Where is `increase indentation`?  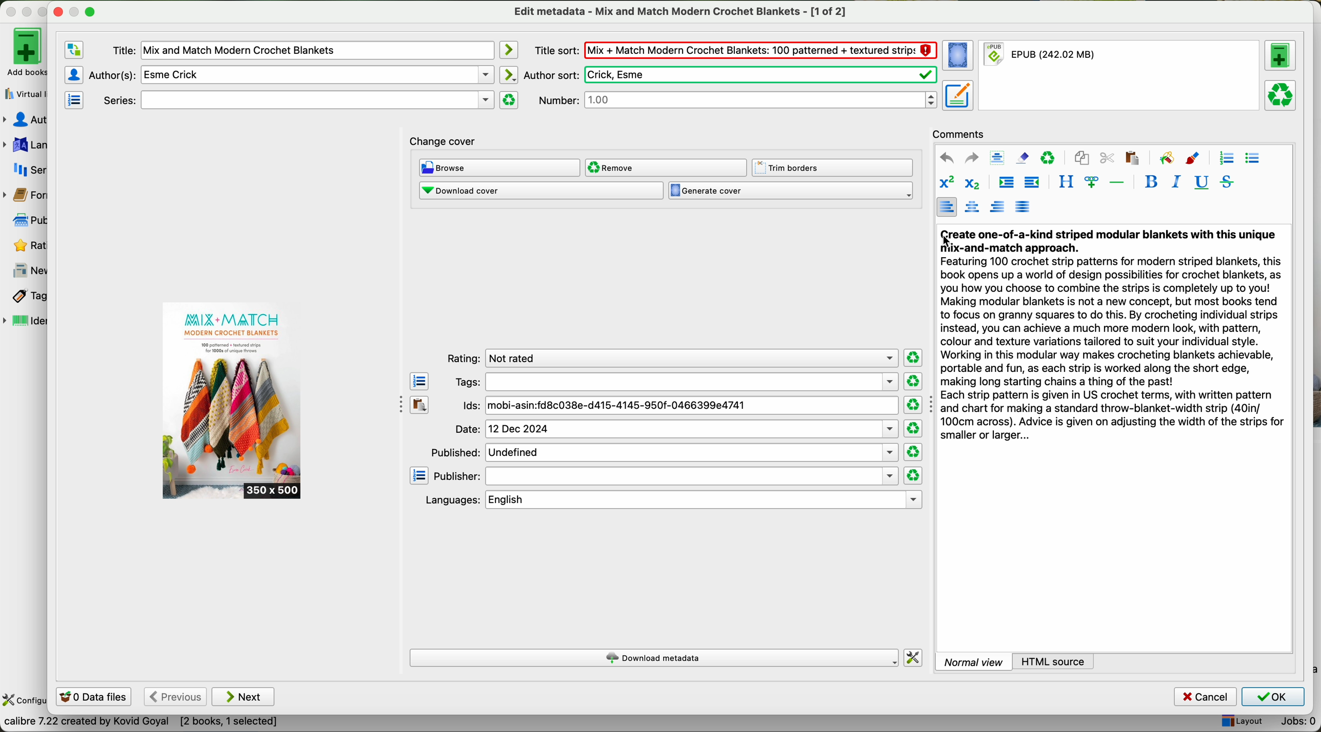 increase indentation is located at coordinates (1006, 184).